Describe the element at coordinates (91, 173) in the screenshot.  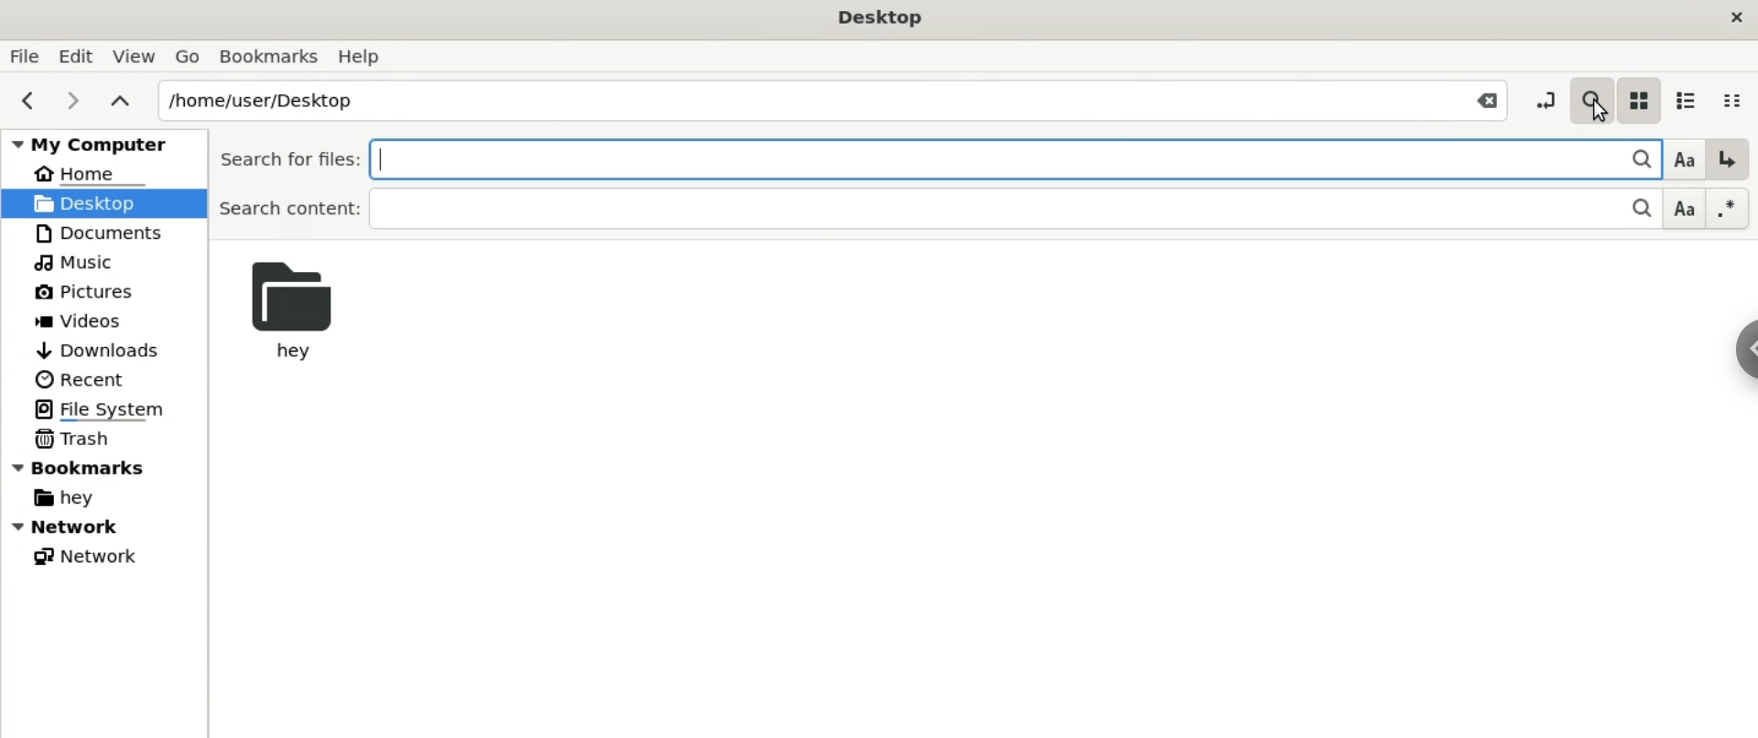
I see `Home` at that location.